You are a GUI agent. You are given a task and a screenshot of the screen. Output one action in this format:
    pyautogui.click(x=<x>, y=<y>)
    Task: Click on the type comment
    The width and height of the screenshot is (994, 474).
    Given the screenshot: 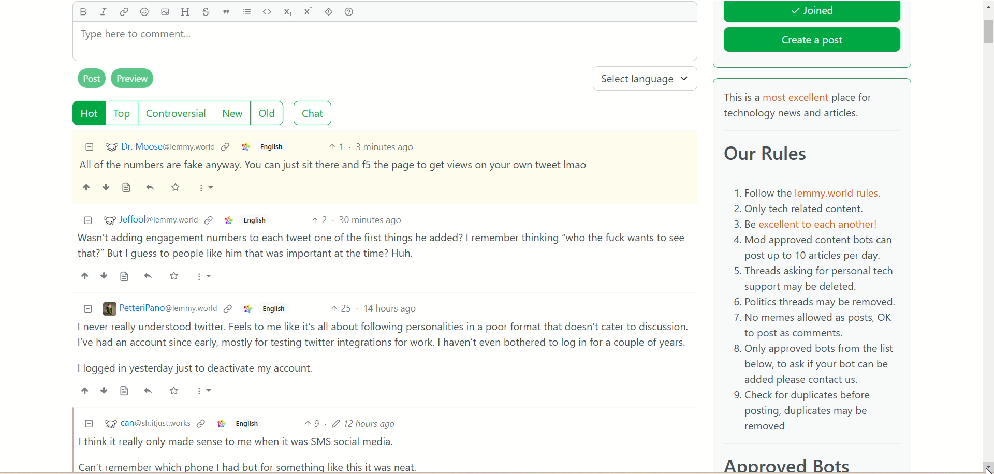 What is the action you would take?
    pyautogui.click(x=385, y=41)
    